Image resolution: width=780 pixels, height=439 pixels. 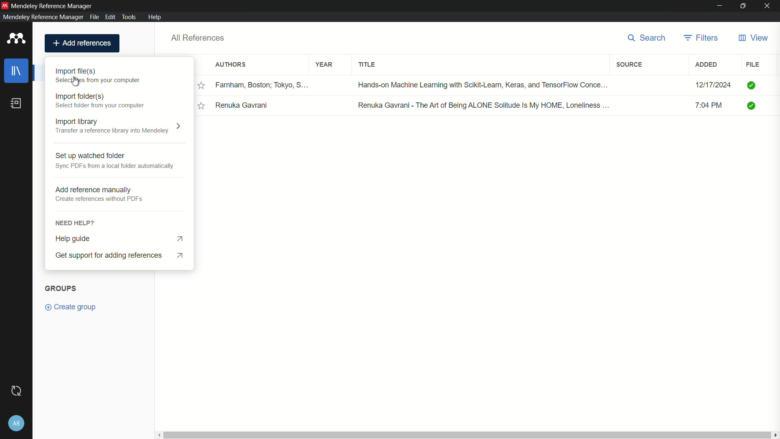 I want to click on Farnham, Boston; Tokyo, S..., so click(x=263, y=85).